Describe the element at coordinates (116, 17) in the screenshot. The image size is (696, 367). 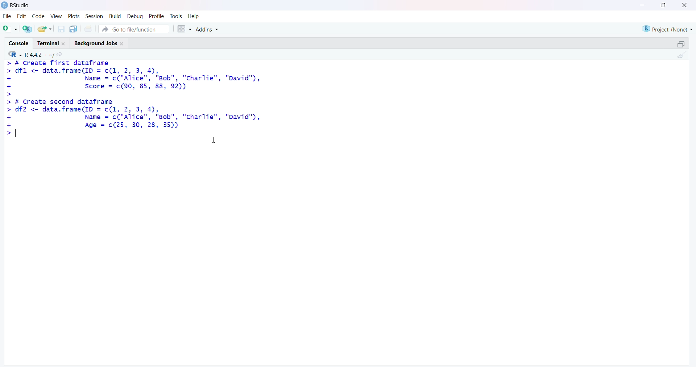
I see `build` at that location.